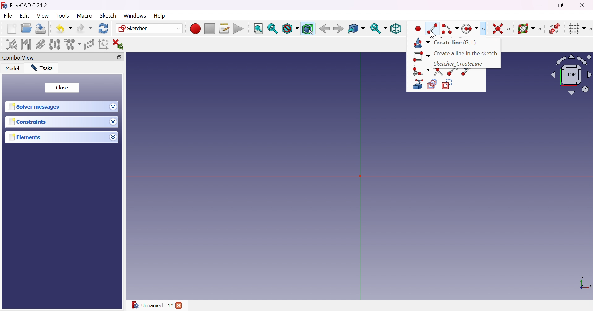 This screenshot has height=311, width=593. Describe the element at coordinates (542, 30) in the screenshot. I see `Sketcher B-spline tools` at that location.